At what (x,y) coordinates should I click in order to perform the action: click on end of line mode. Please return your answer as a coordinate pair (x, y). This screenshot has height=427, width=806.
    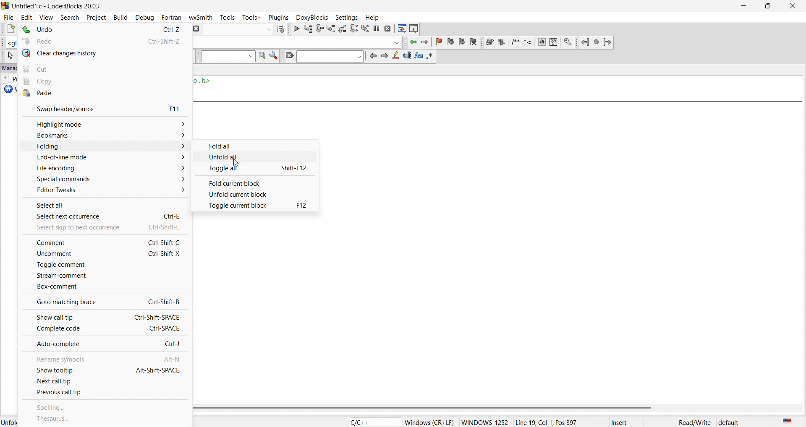
    Looking at the image, I should click on (101, 158).